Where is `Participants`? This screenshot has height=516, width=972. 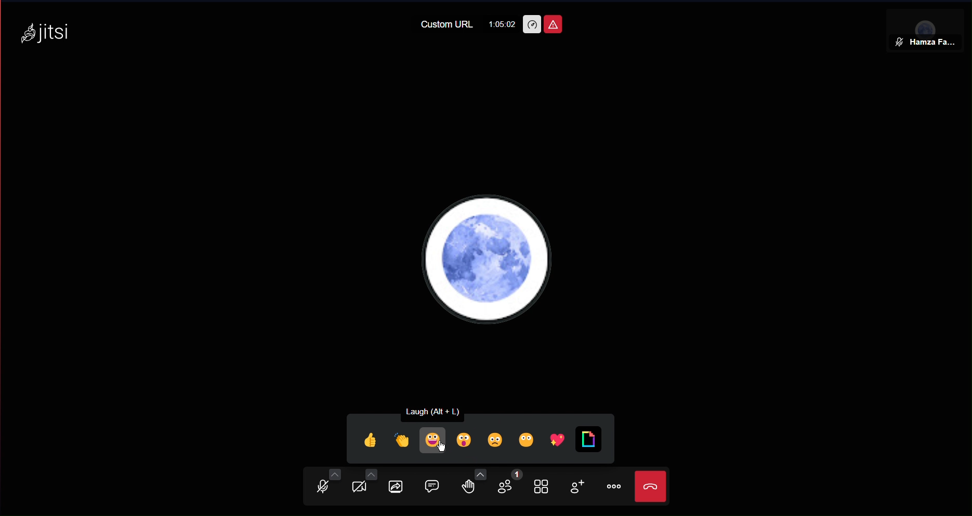 Participants is located at coordinates (513, 486).